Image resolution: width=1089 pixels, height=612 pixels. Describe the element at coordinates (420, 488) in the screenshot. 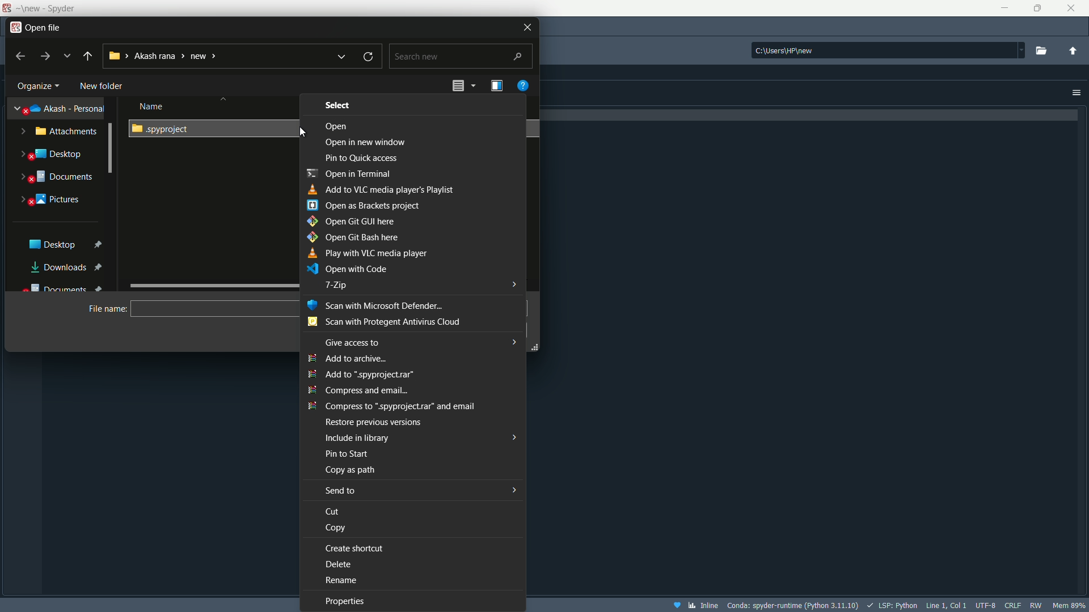

I see `Sent to` at that location.